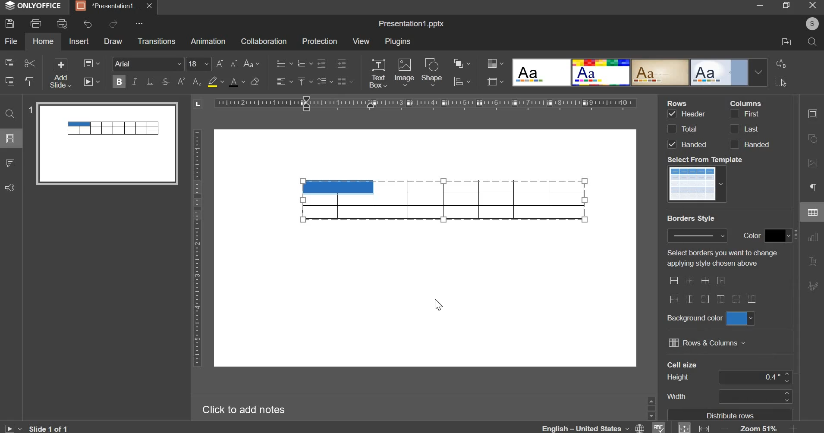 The height and width of the screenshot is (433, 824). I want to click on Presentation tab, so click(113, 6).